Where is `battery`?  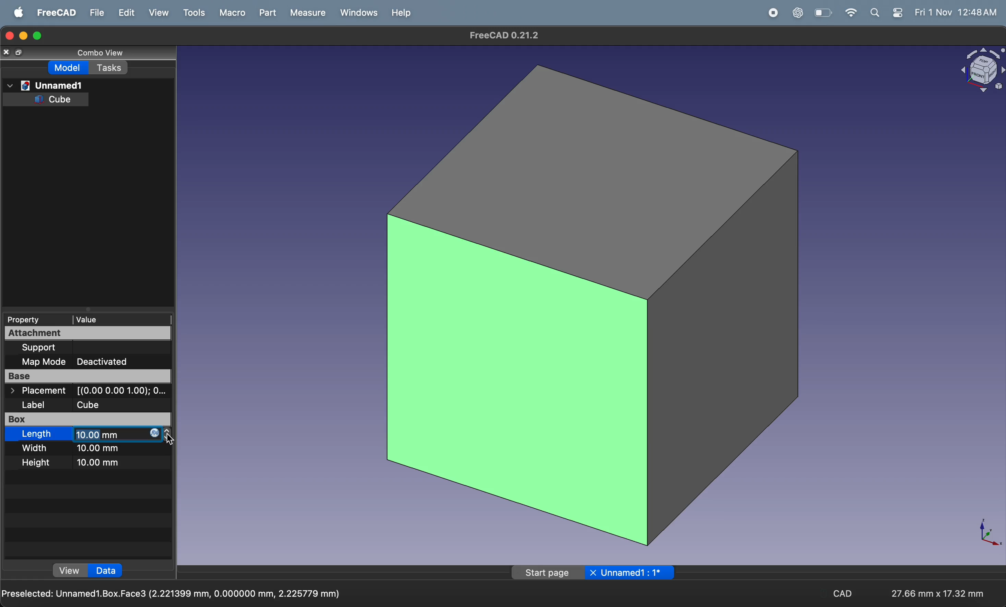 battery is located at coordinates (824, 12).